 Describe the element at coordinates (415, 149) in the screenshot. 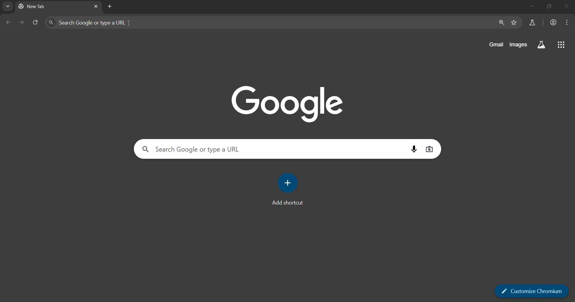

I see `voice search` at that location.